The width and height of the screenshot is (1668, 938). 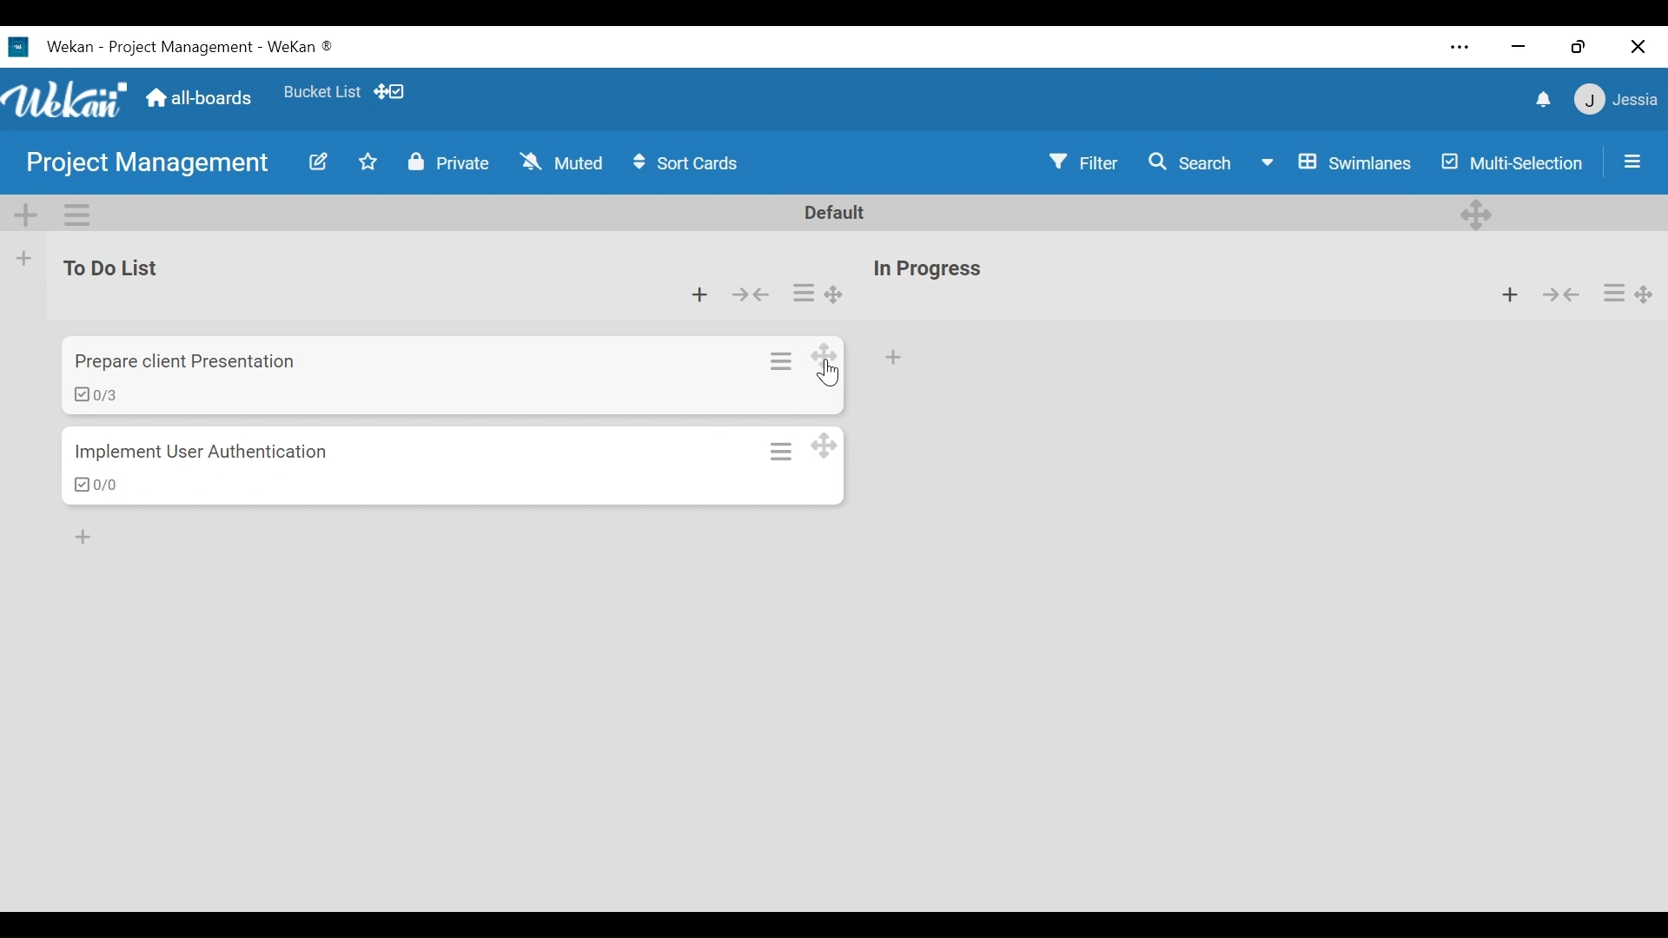 What do you see at coordinates (1540, 98) in the screenshot?
I see `notifications` at bounding box center [1540, 98].